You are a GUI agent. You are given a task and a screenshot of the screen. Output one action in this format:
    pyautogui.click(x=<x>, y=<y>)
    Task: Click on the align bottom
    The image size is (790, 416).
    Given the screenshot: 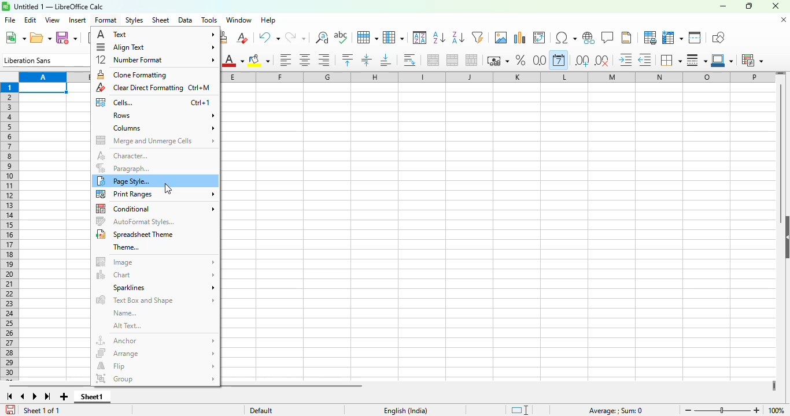 What is the action you would take?
    pyautogui.click(x=386, y=60)
    